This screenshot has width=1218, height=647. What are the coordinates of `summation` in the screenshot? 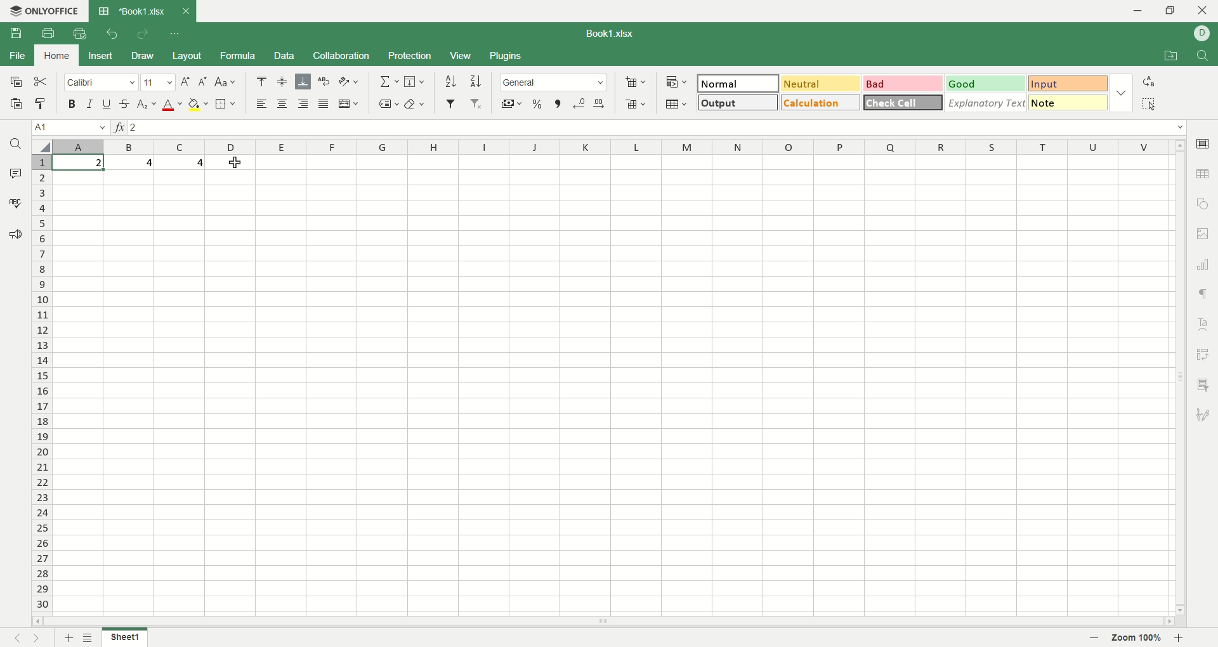 It's located at (386, 82).